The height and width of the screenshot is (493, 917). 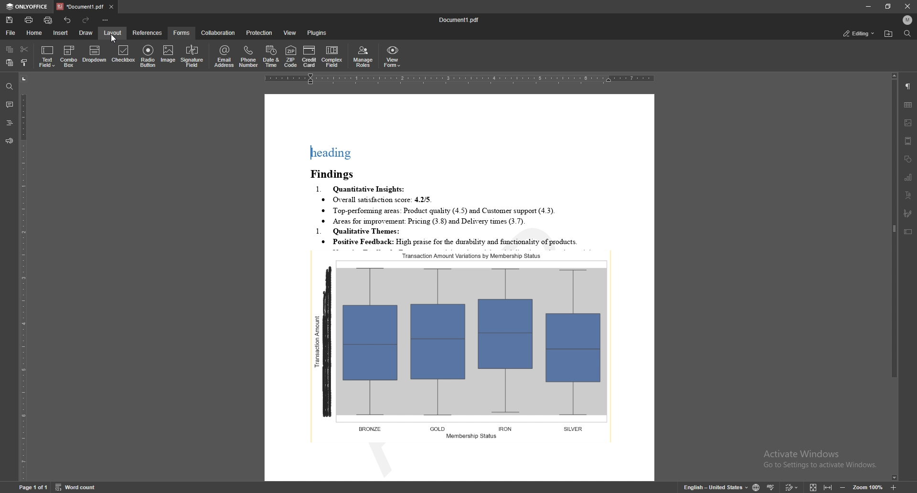 What do you see at coordinates (181, 33) in the screenshot?
I see `forms` at bounding box center [181, 33].